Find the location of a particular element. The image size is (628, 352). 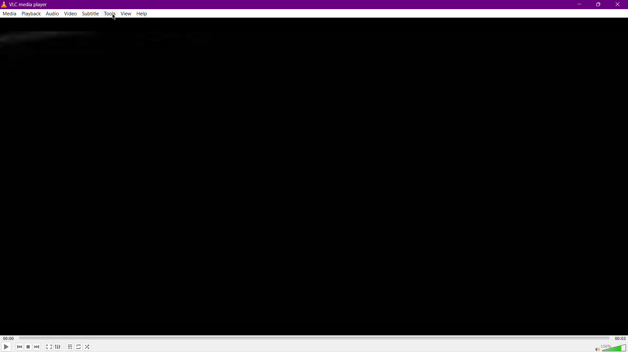

Audio is located at coordinates (54, 13).